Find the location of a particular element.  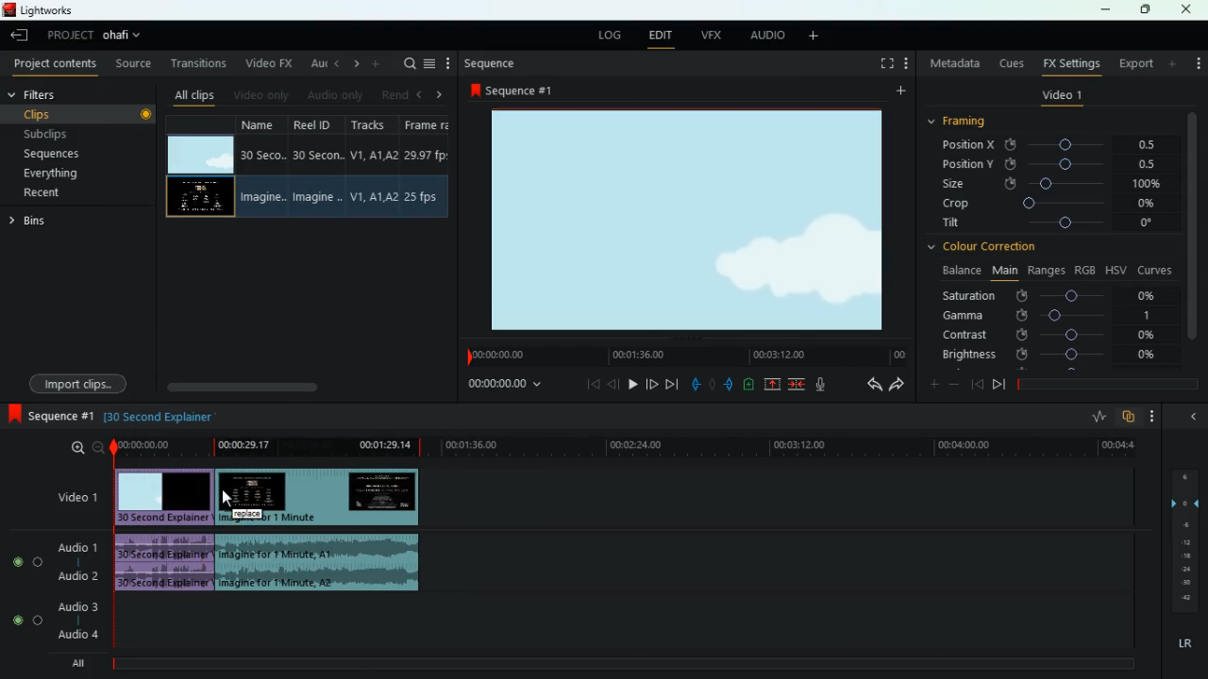

reel id is located at coordinates (320, 168).